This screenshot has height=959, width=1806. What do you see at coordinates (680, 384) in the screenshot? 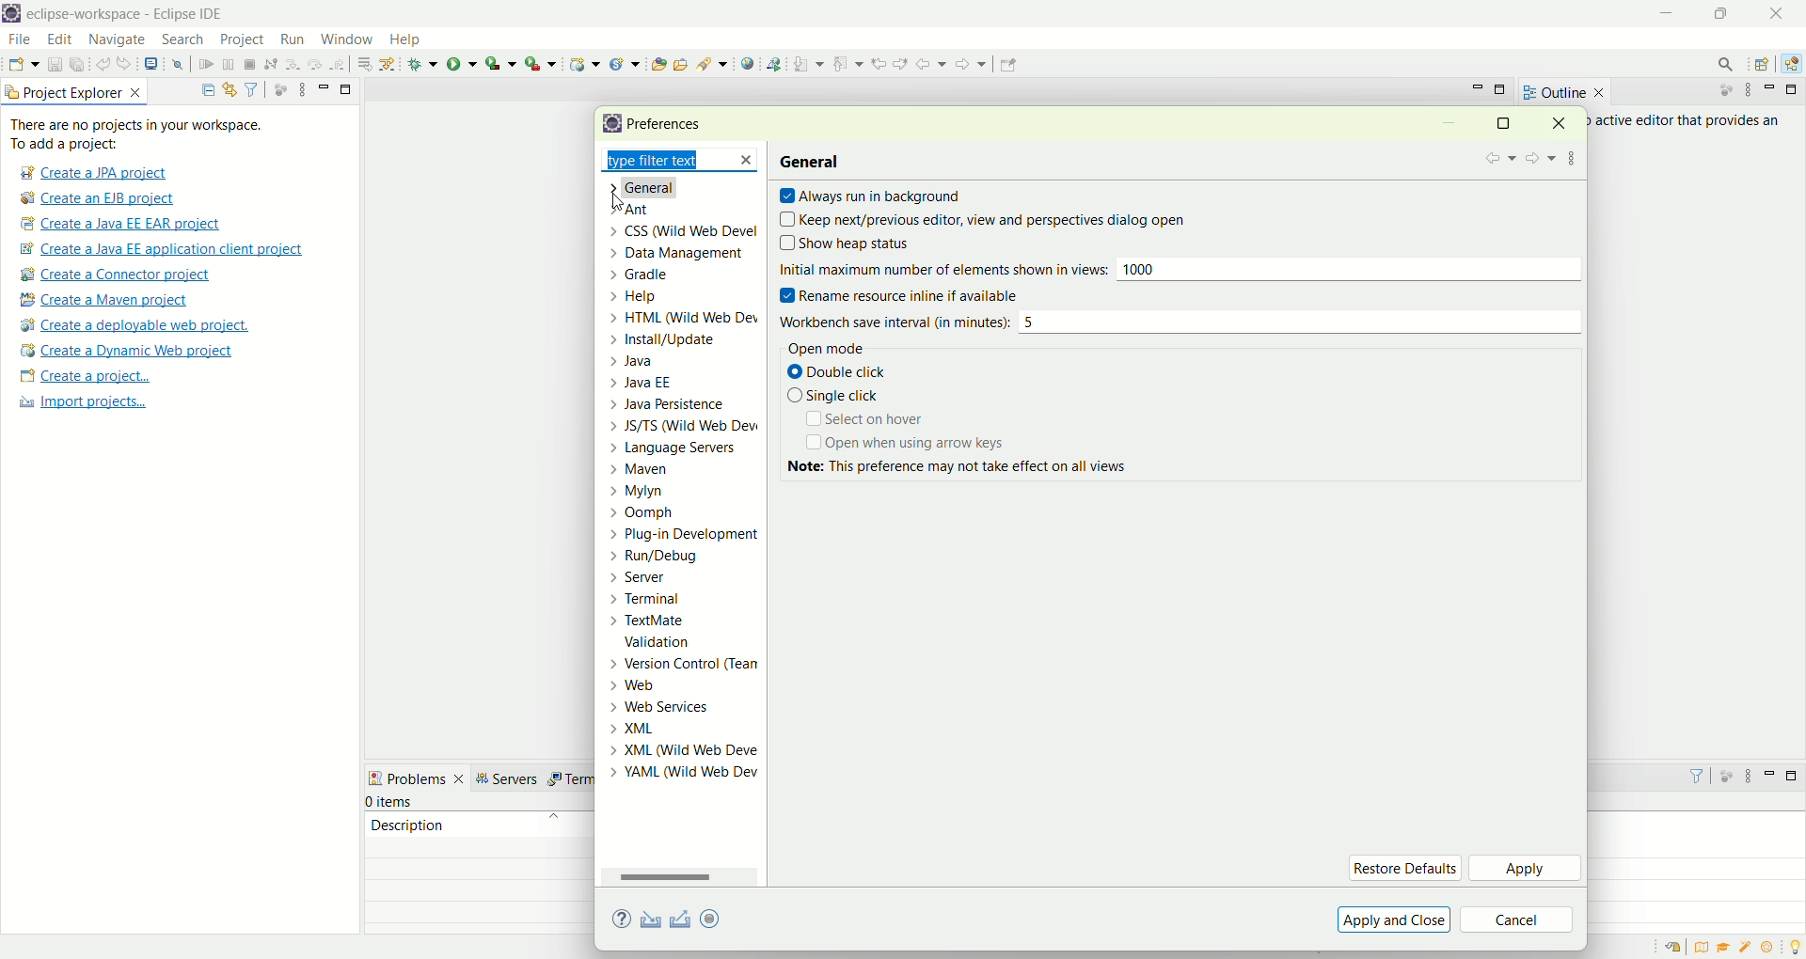
I see `Java EE` at bounding box center [680, 384].